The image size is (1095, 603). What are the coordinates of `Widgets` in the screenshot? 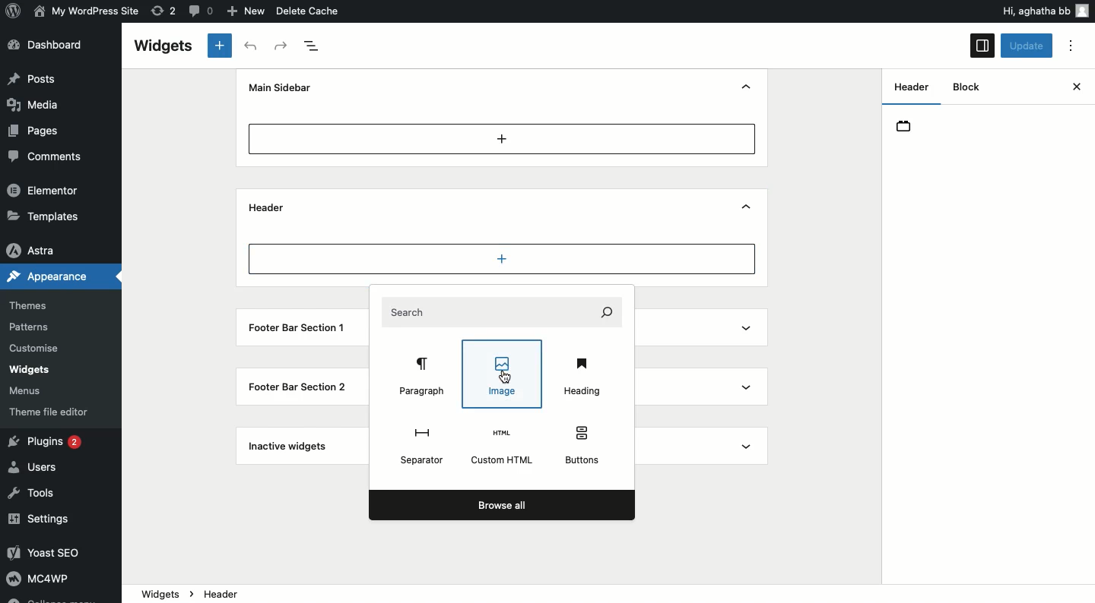 It's located at (29, 370).